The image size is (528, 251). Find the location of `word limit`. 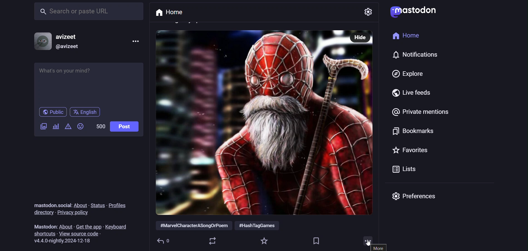

word limit is located at coordinates (99, 126).